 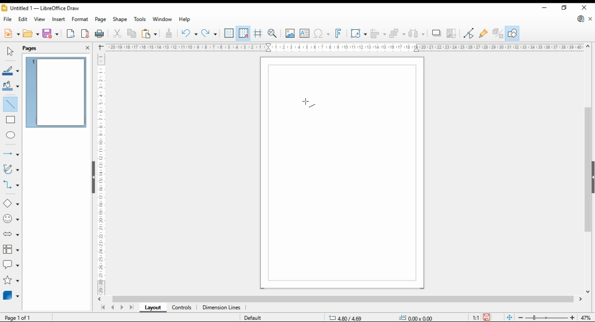 What do you see at coordinates (87, 47) in the screenshot?
I see `close pane` at bounding box center [87, 47].